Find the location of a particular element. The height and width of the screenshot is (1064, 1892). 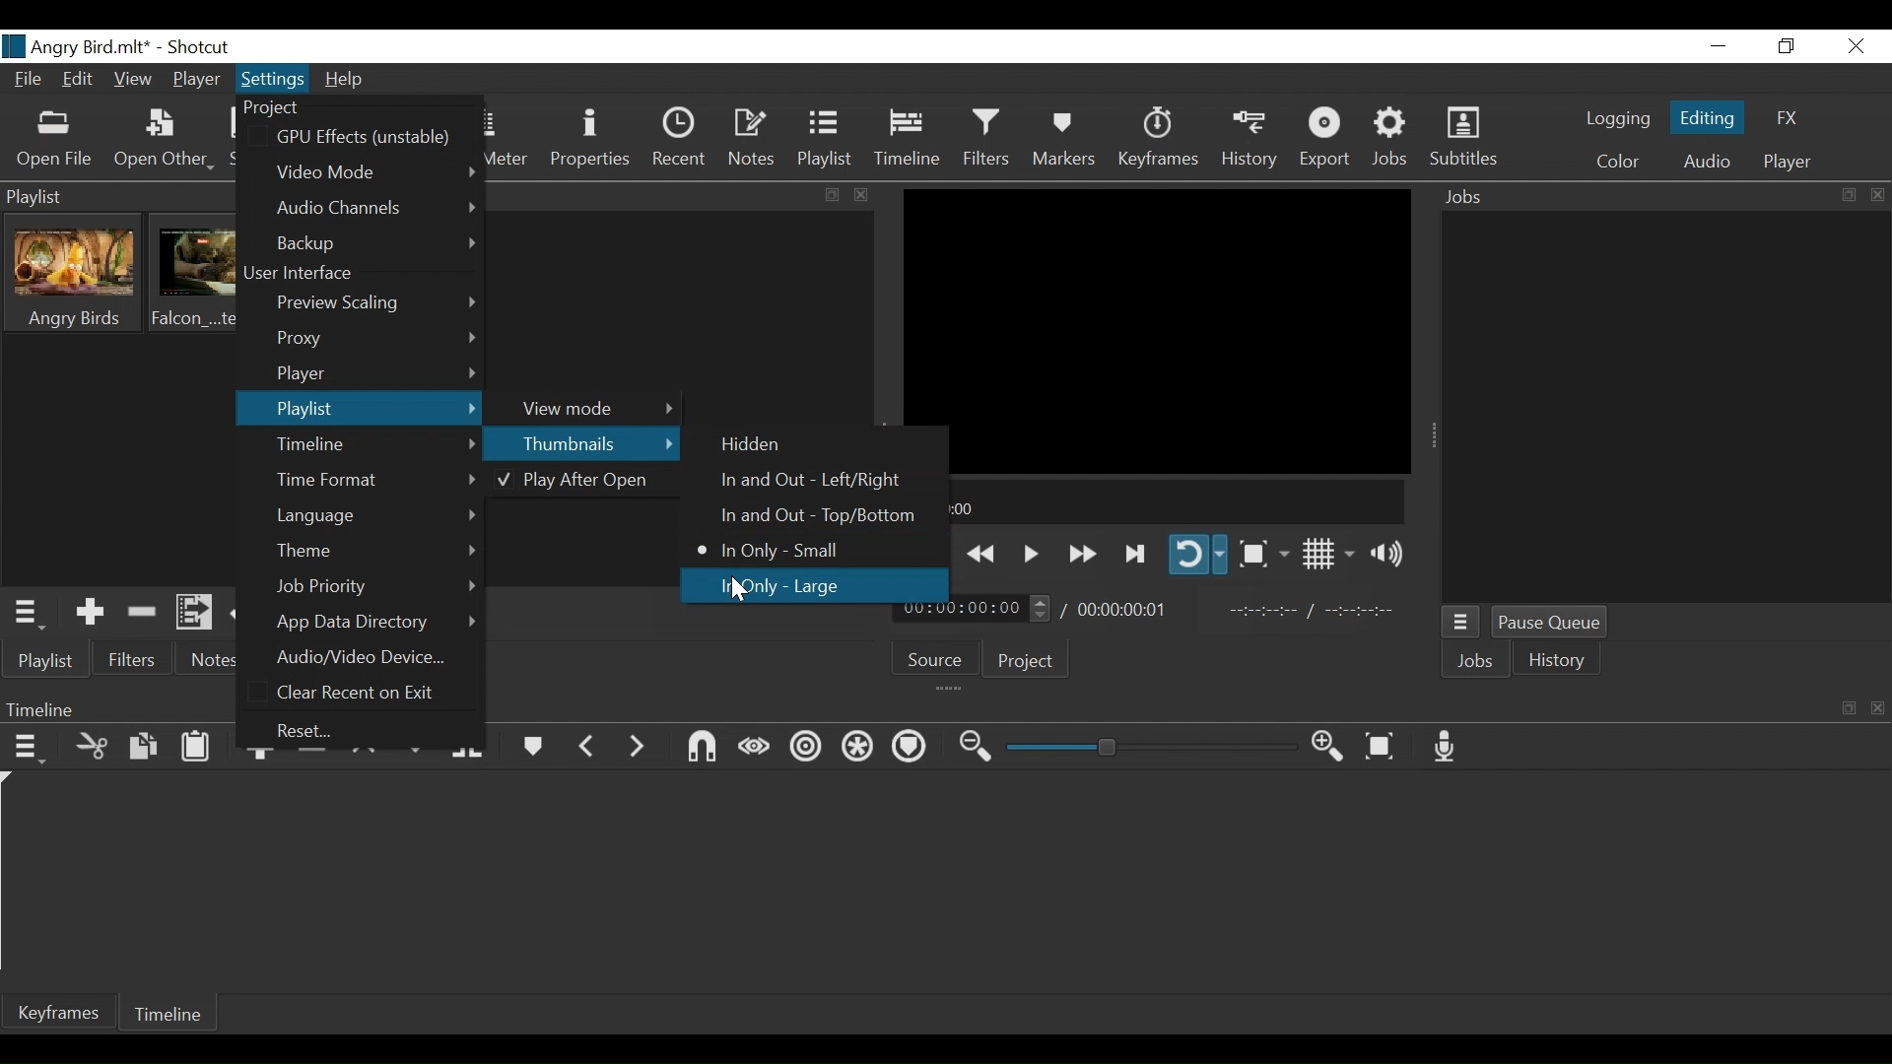

close is located at coordinates (868, 194).